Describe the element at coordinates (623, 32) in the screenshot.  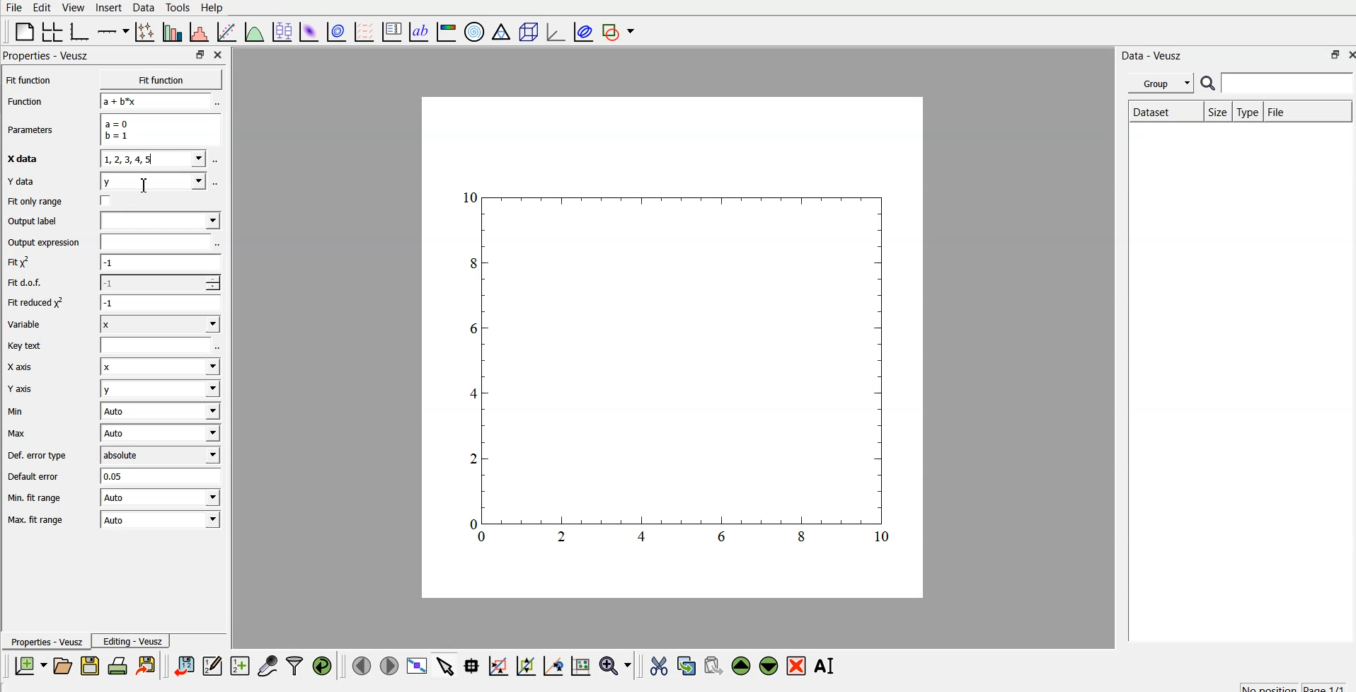
I see `add shape` at that location.